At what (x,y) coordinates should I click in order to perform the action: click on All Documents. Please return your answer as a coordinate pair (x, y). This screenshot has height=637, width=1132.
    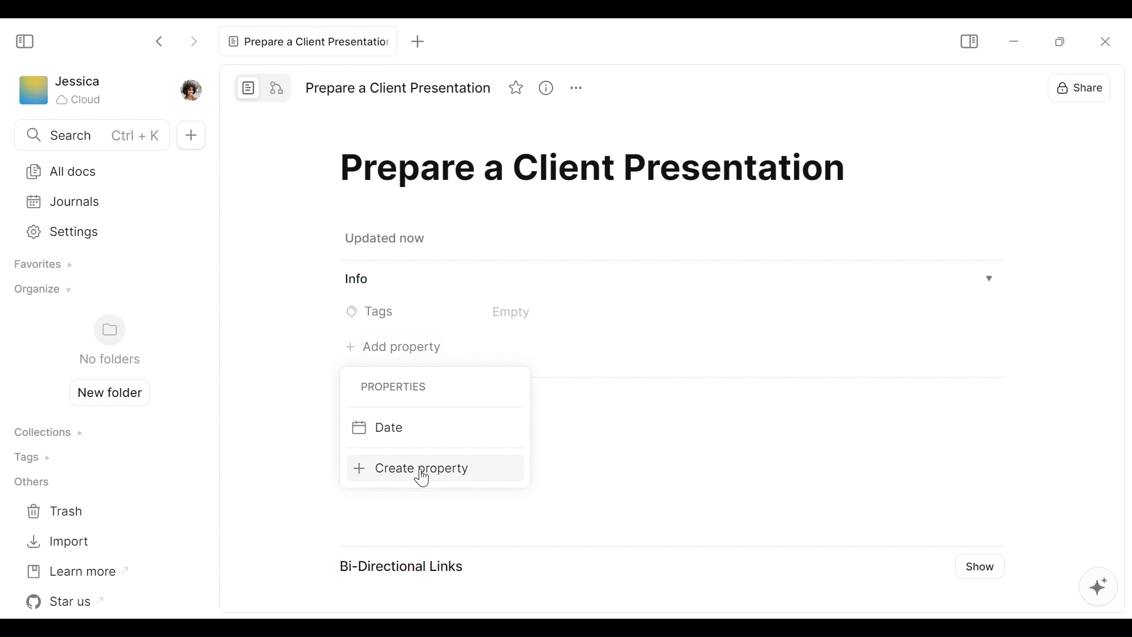
    Looking at the image, I should click on (101, 170).